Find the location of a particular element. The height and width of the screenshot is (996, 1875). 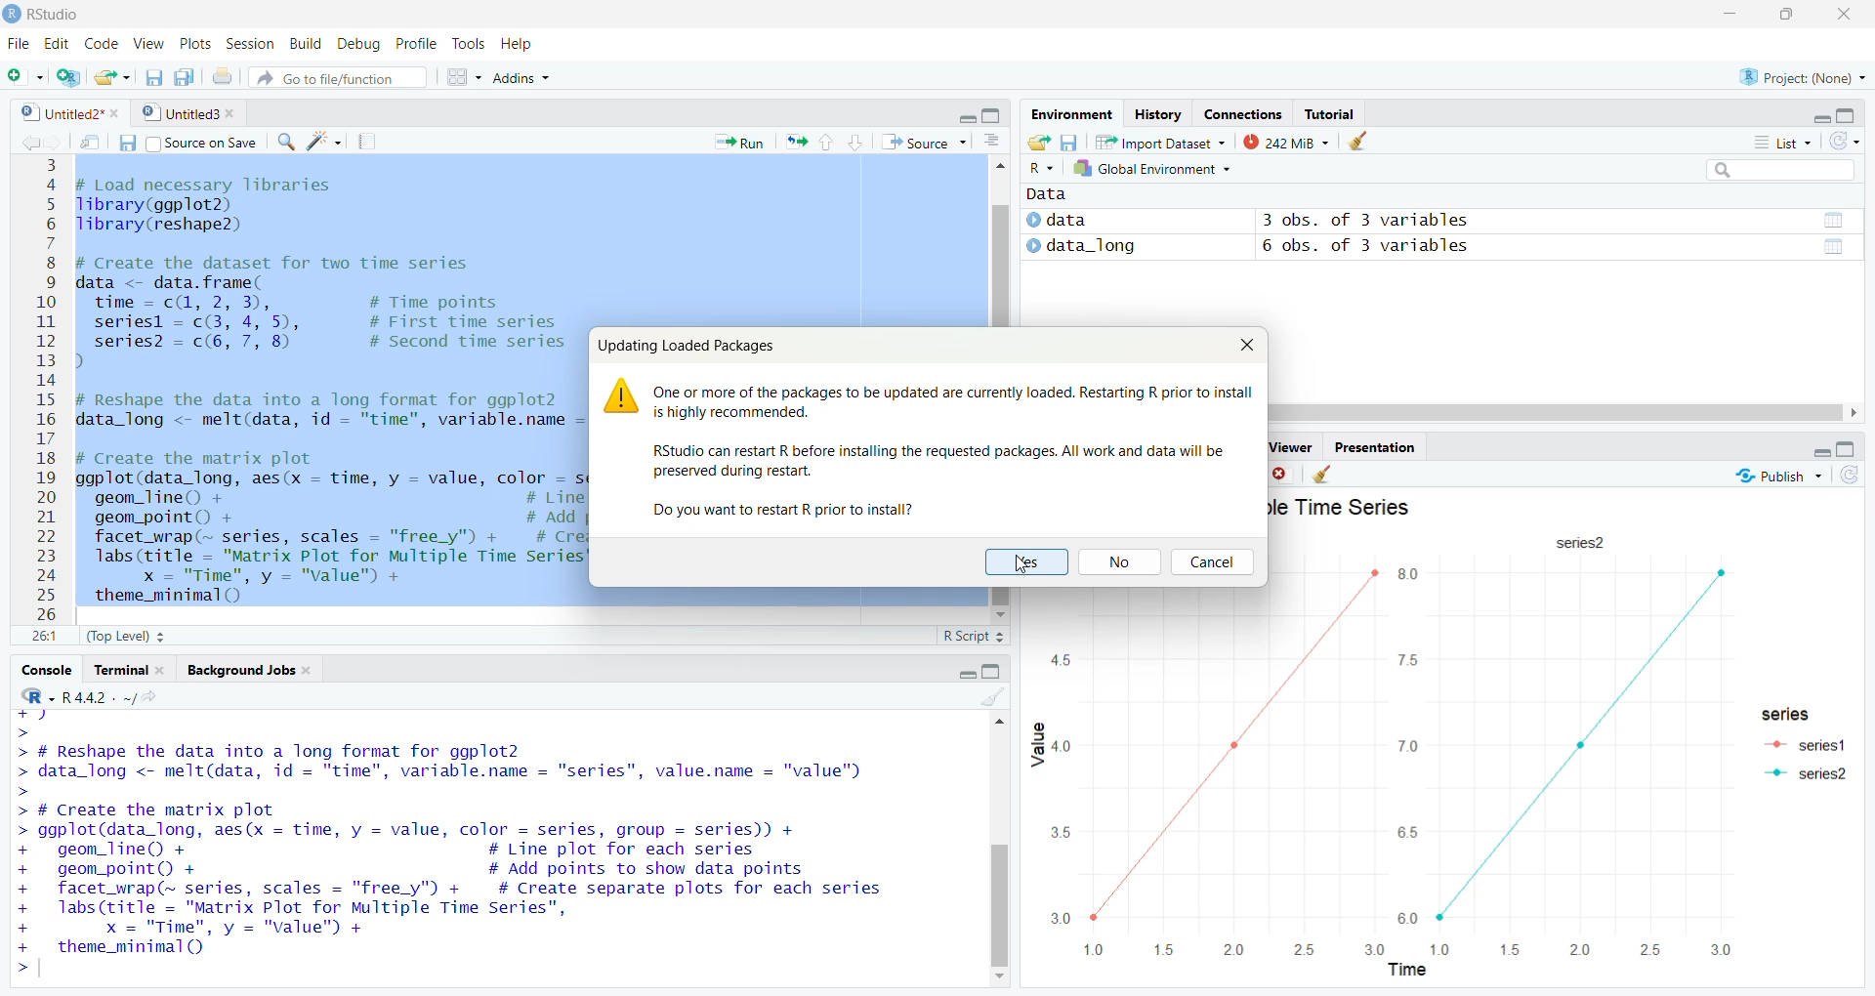

code tools is located at coordinates (324, 142).